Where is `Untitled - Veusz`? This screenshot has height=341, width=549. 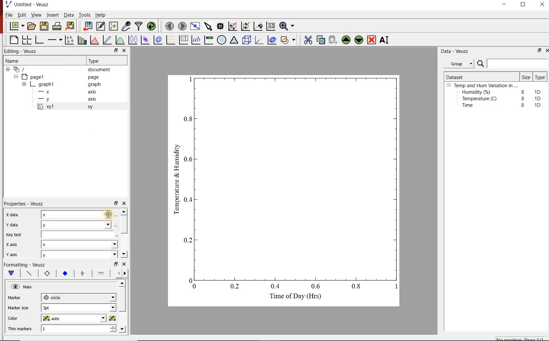 Untitled - Veusz is located at coordinates (29, 4).